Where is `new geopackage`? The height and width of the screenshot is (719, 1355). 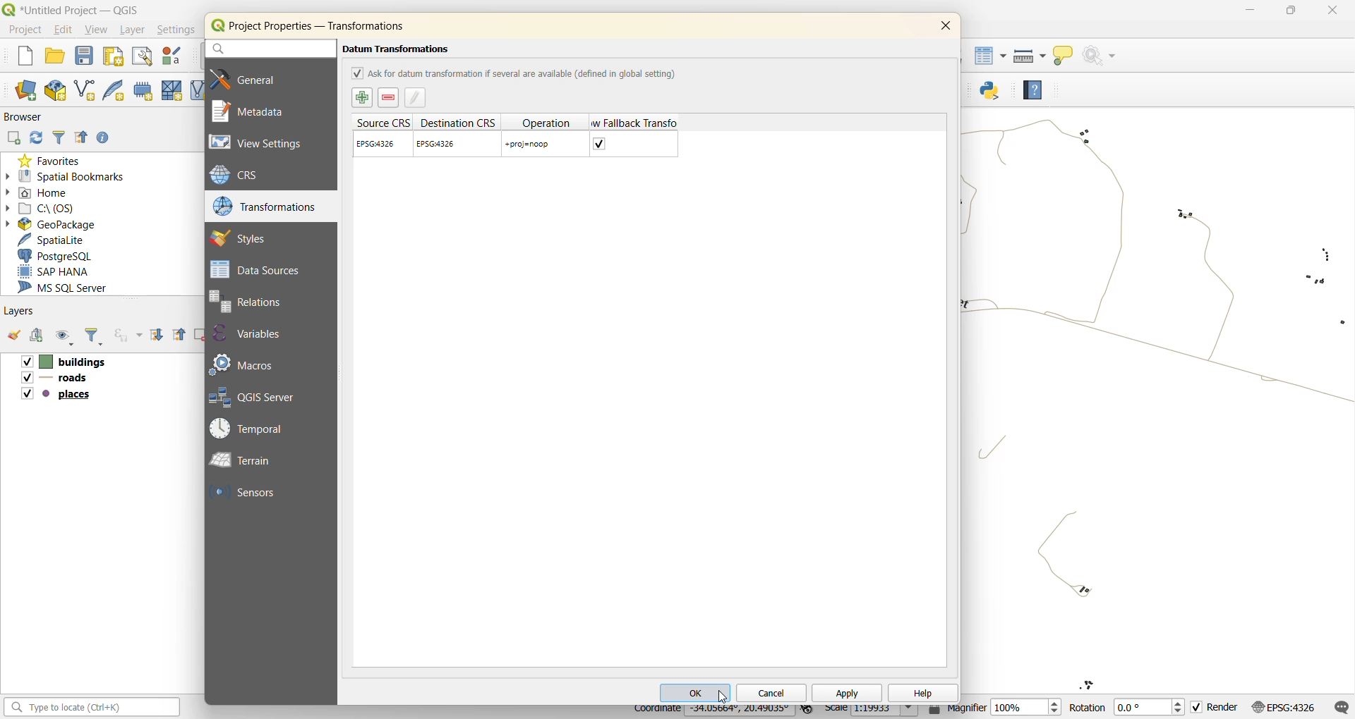
new geopackage is located at coordinates (55, 89).